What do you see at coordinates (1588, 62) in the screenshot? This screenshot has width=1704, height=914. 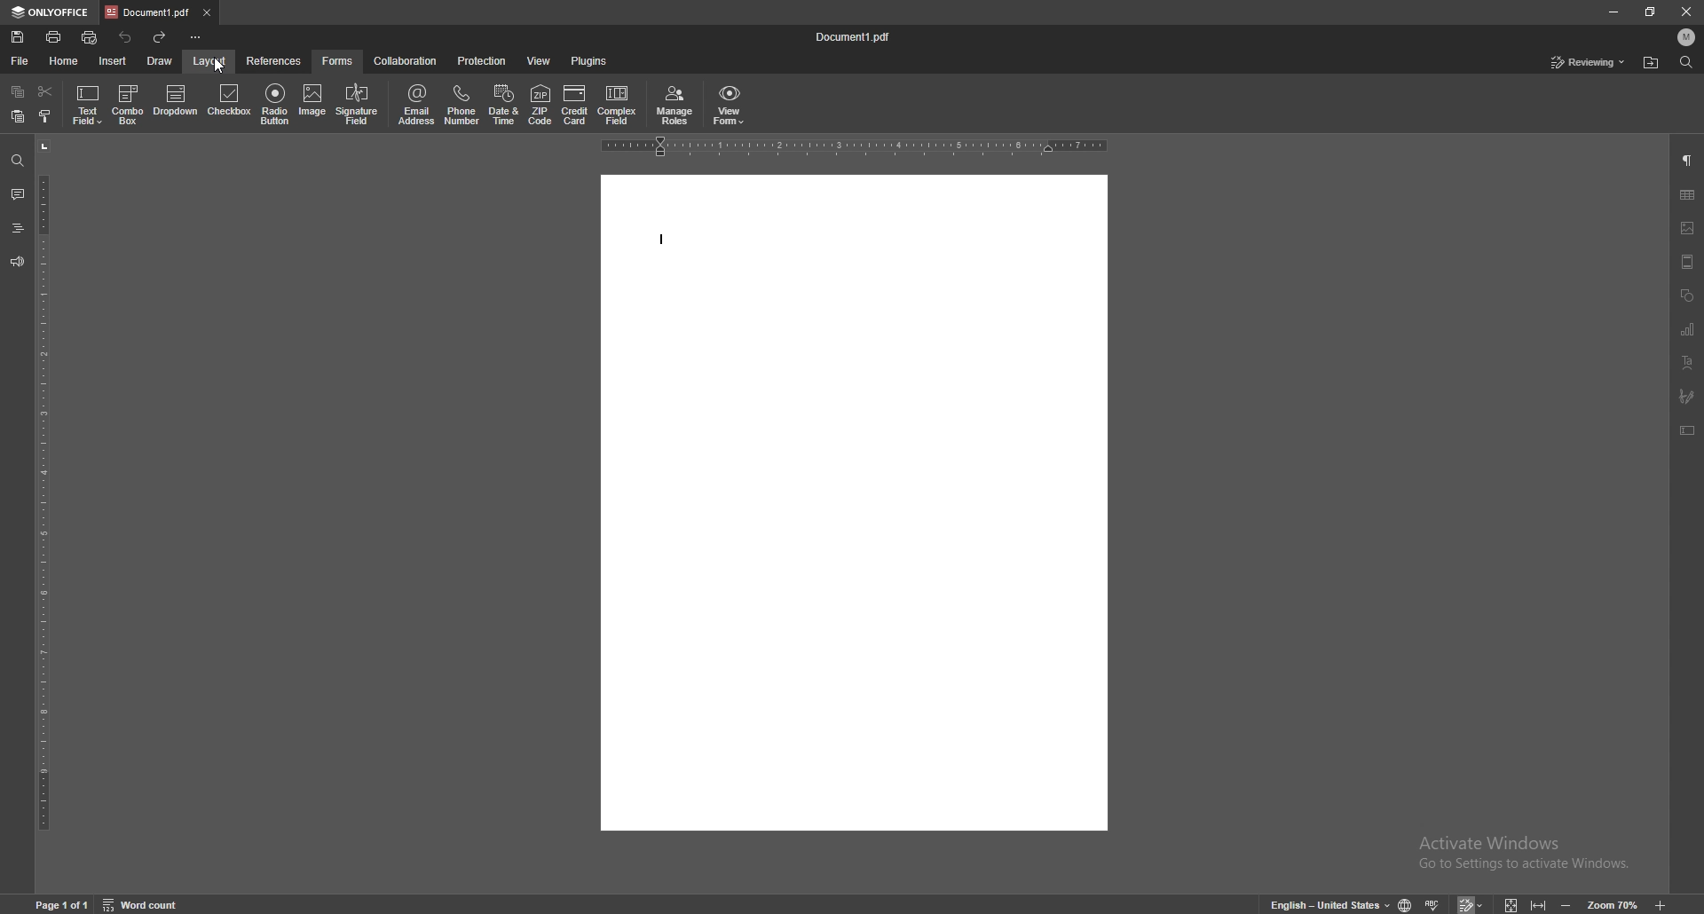 I see `status` at bounding box center [1588, 62].